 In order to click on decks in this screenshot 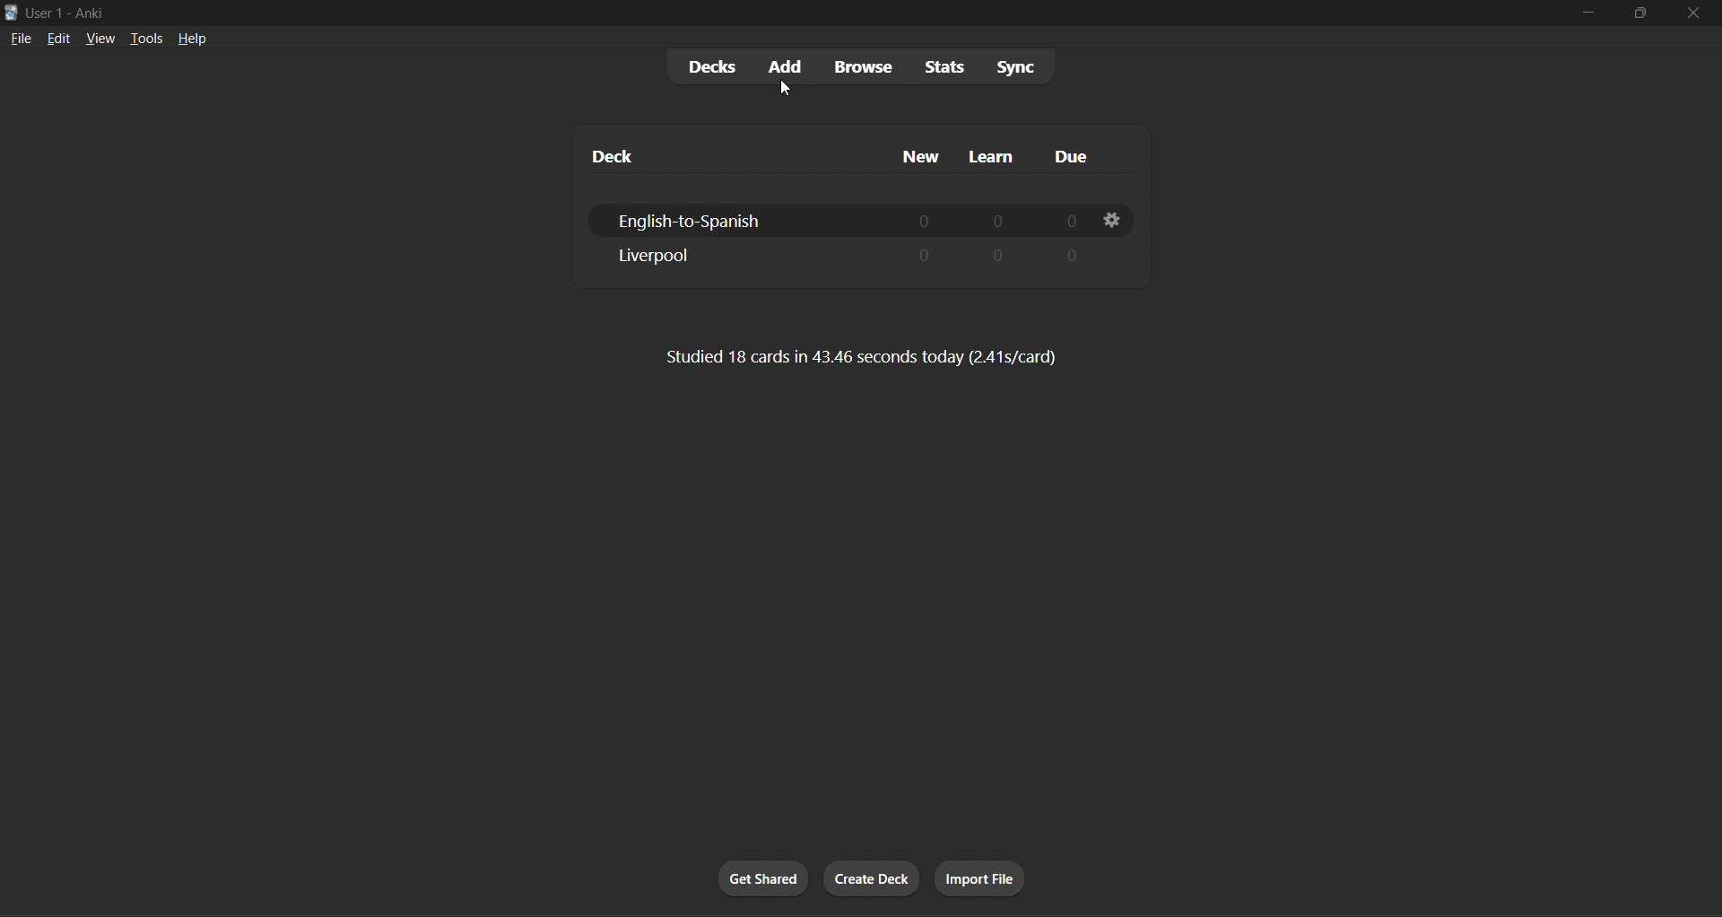, I will do `click(709, 66)`.